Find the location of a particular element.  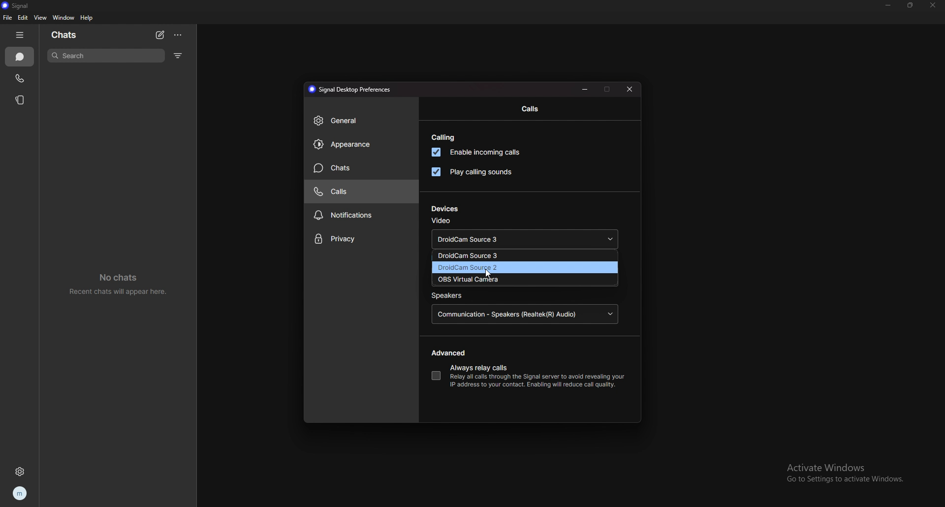

info is located at coordinates (537, 381).